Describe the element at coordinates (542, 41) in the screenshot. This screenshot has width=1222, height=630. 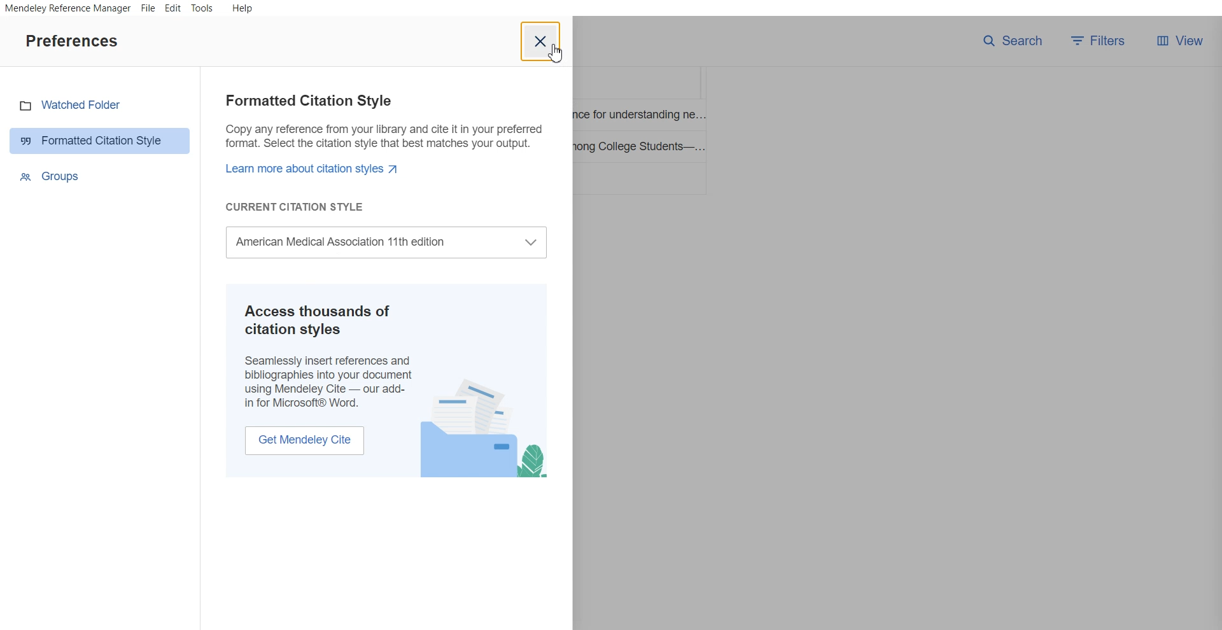
I see `Close` at that location.